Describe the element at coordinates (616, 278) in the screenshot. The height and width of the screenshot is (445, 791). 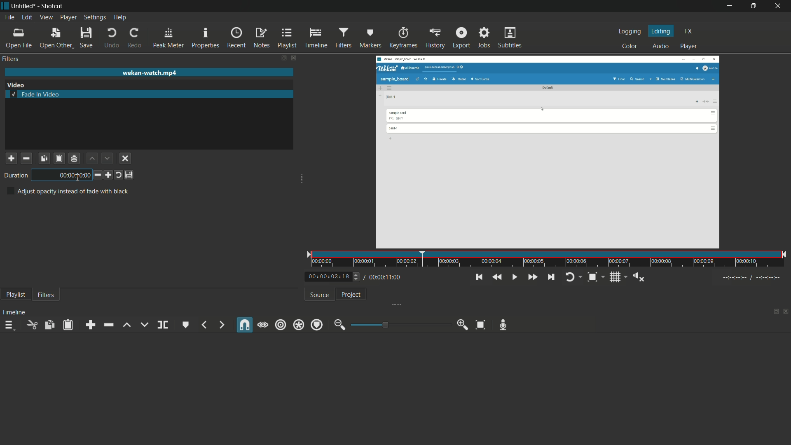
I see `toggle grid` at that location.